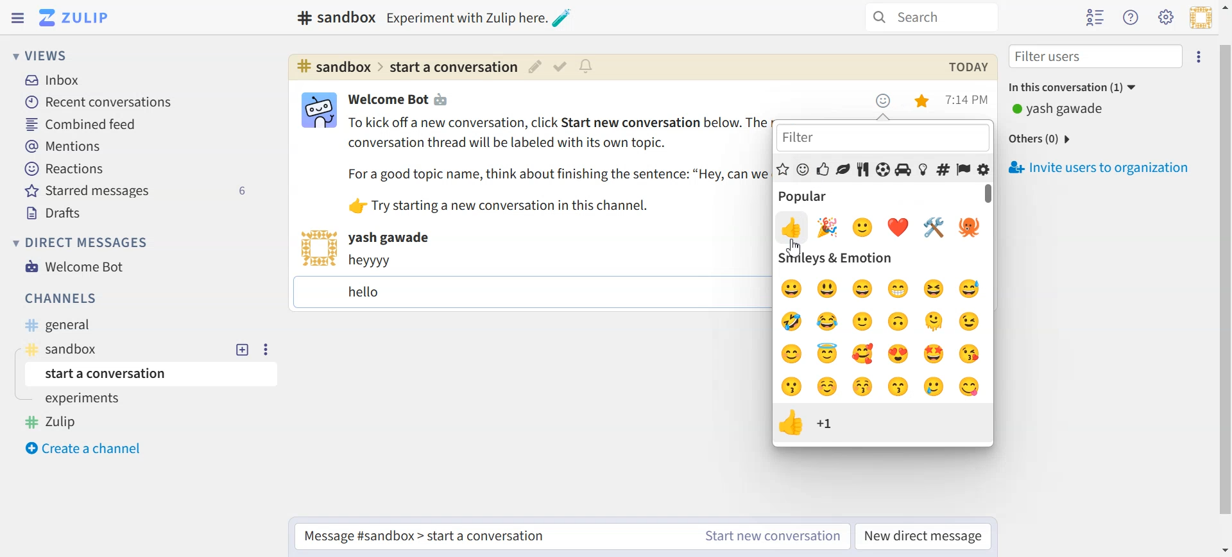  Describe the element at coordinates (876, 196) in the screenshot. I see `Popular emoji` at that location.